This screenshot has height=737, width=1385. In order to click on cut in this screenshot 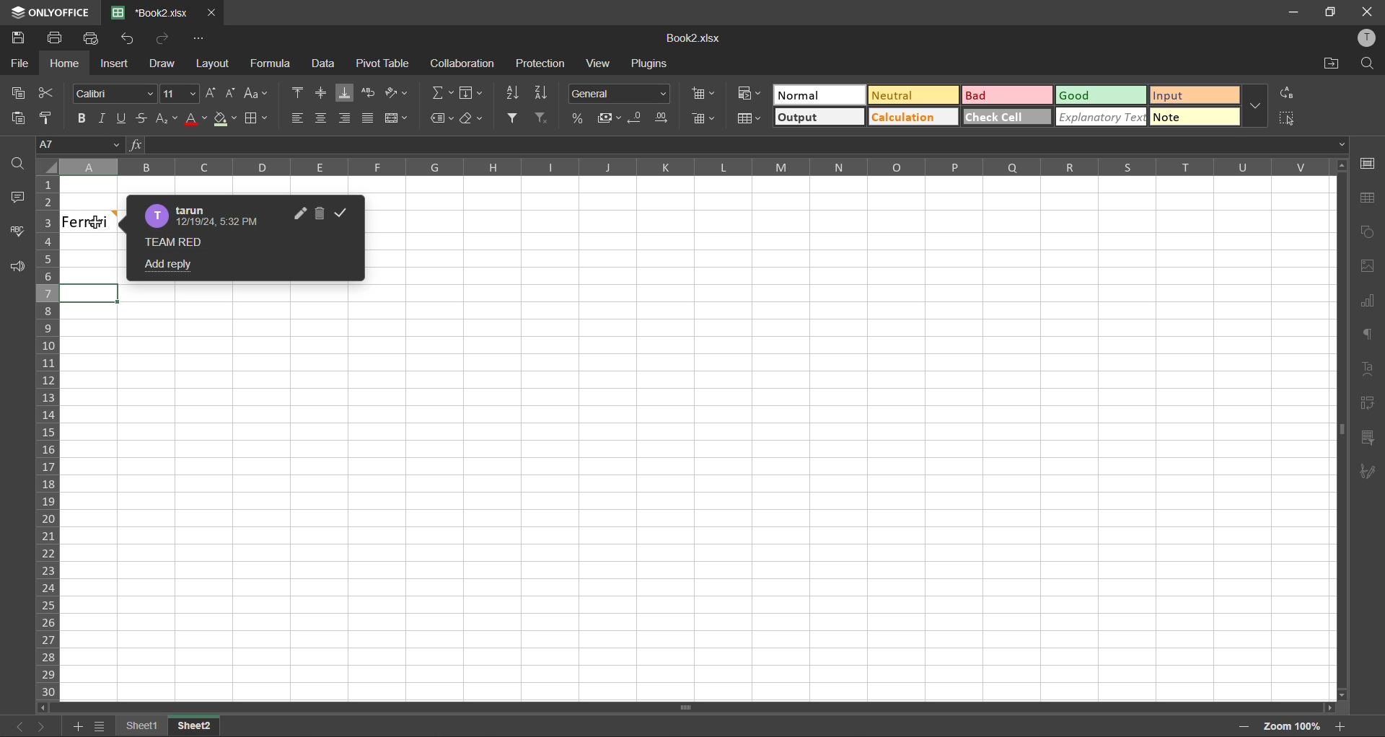, I will do `click(48, 92)`.